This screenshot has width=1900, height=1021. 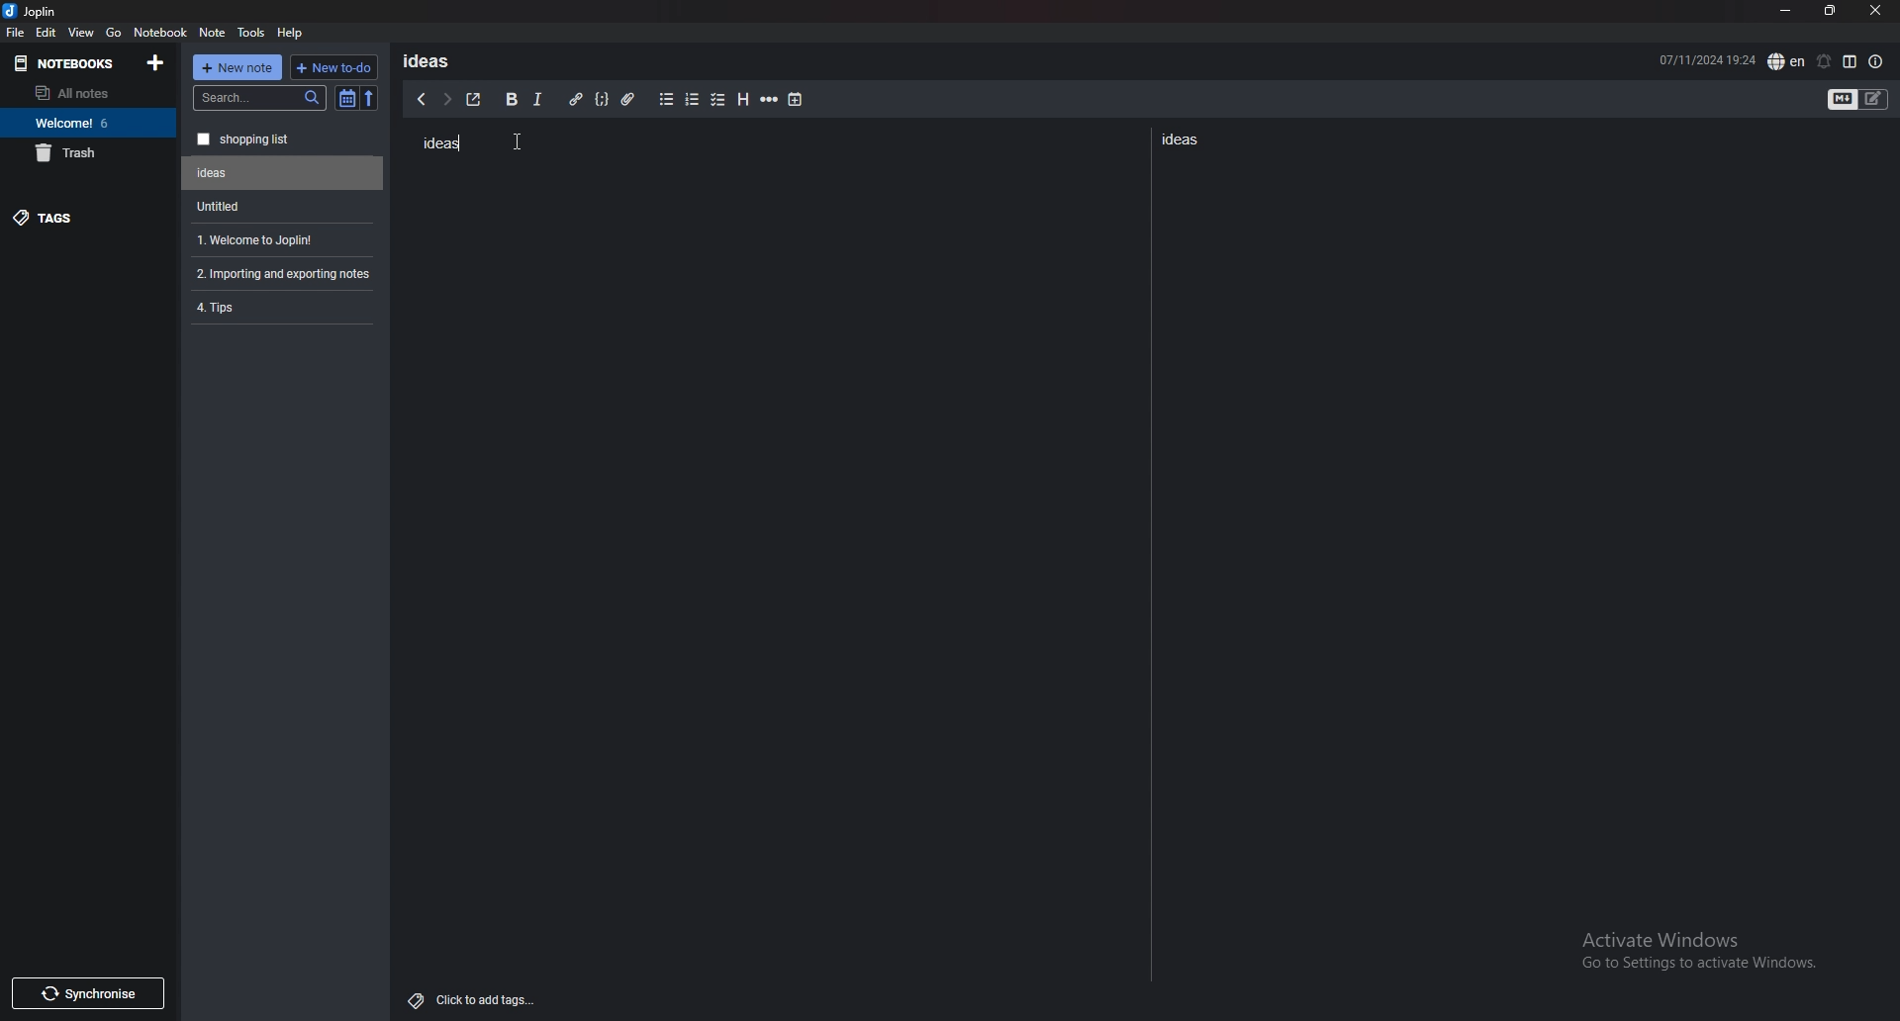 What do you see at coordinates (476, 995) in the screenshot?
I see `Click to add tags` at bounding box center [476, 995].